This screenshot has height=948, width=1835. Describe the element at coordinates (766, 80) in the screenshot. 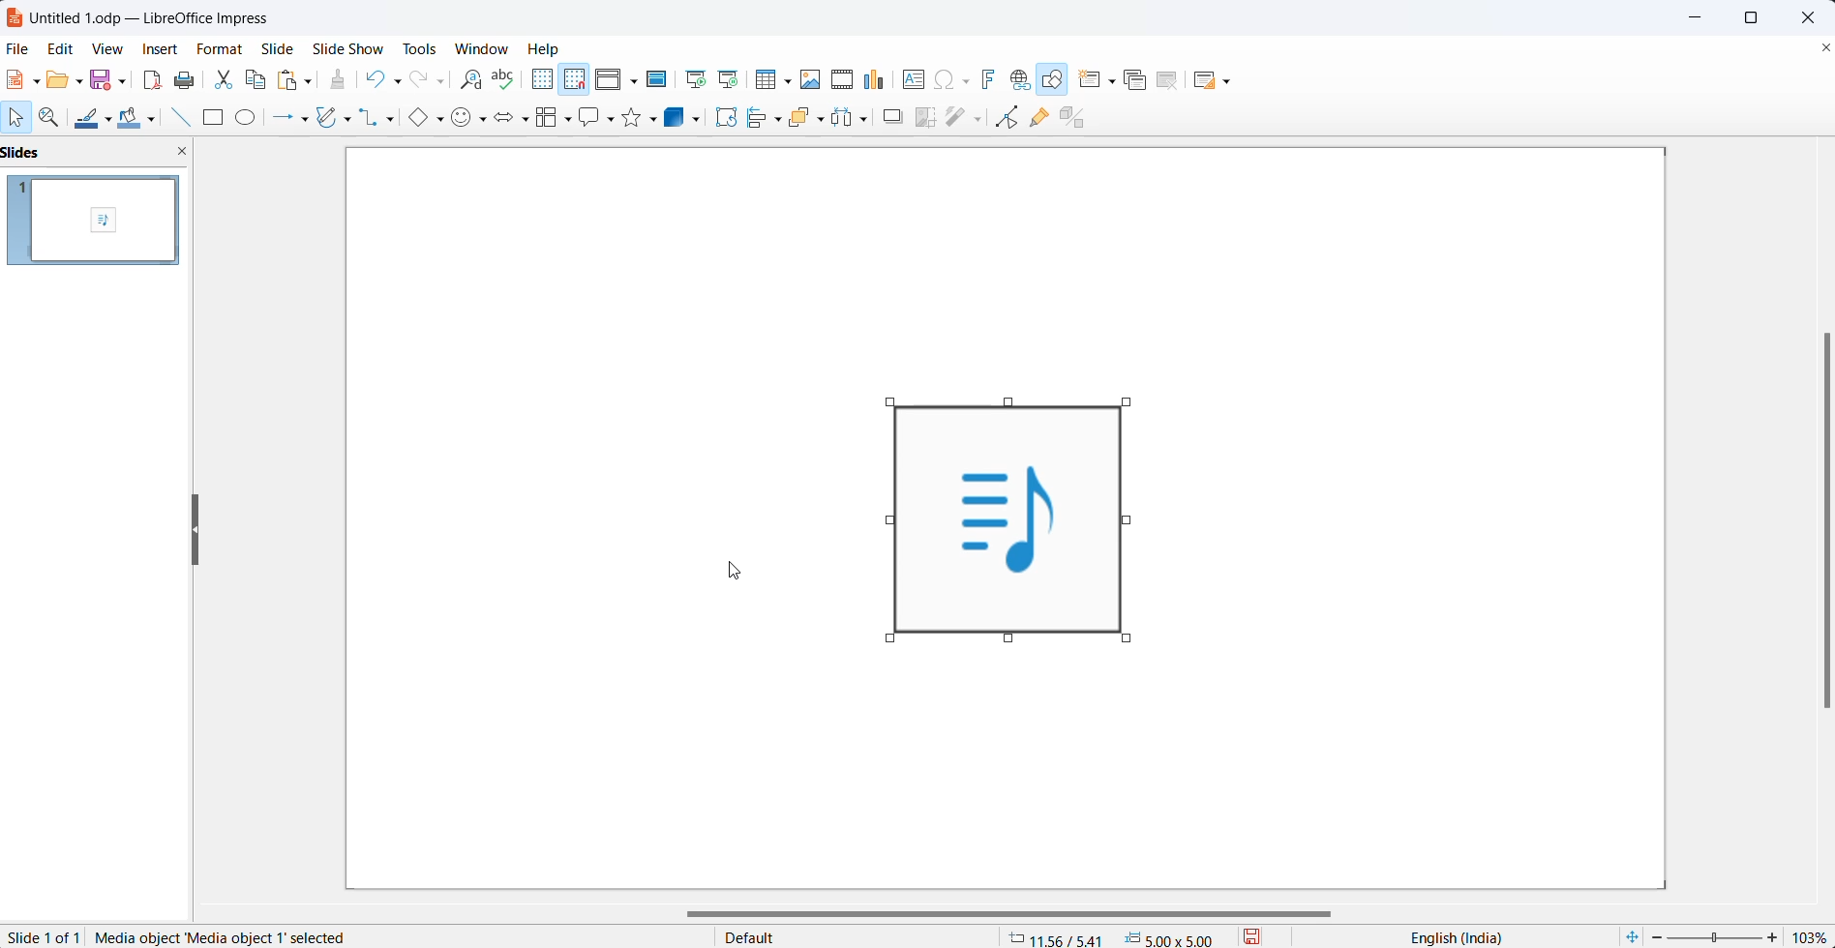

I see `insert table` at that location.